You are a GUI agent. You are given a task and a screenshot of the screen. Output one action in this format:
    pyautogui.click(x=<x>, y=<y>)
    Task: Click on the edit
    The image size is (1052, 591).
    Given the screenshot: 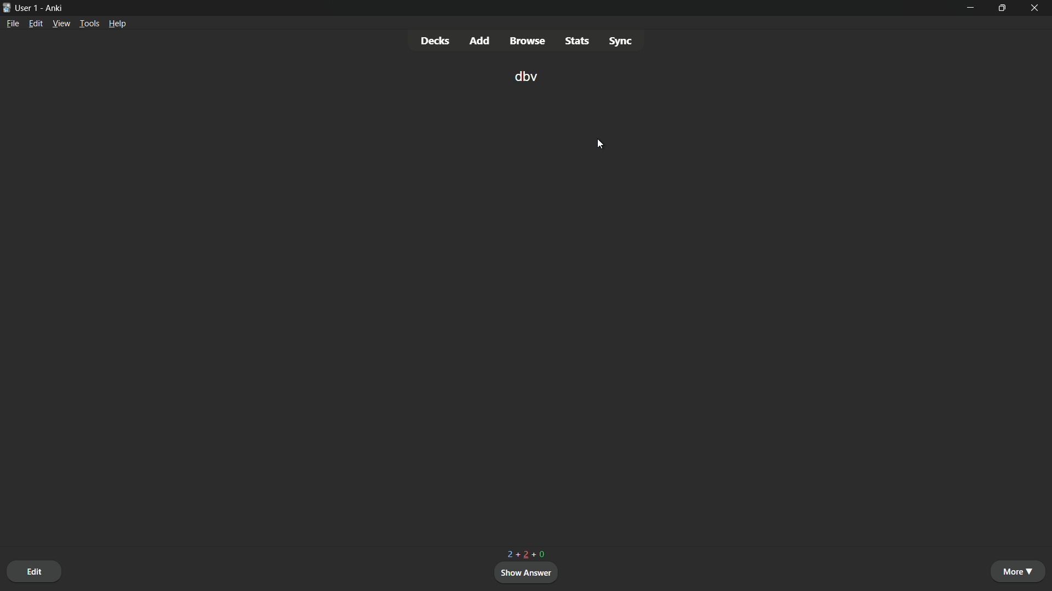 What is the action you would take?
    pyautogui.click(x=37, y=23)
    